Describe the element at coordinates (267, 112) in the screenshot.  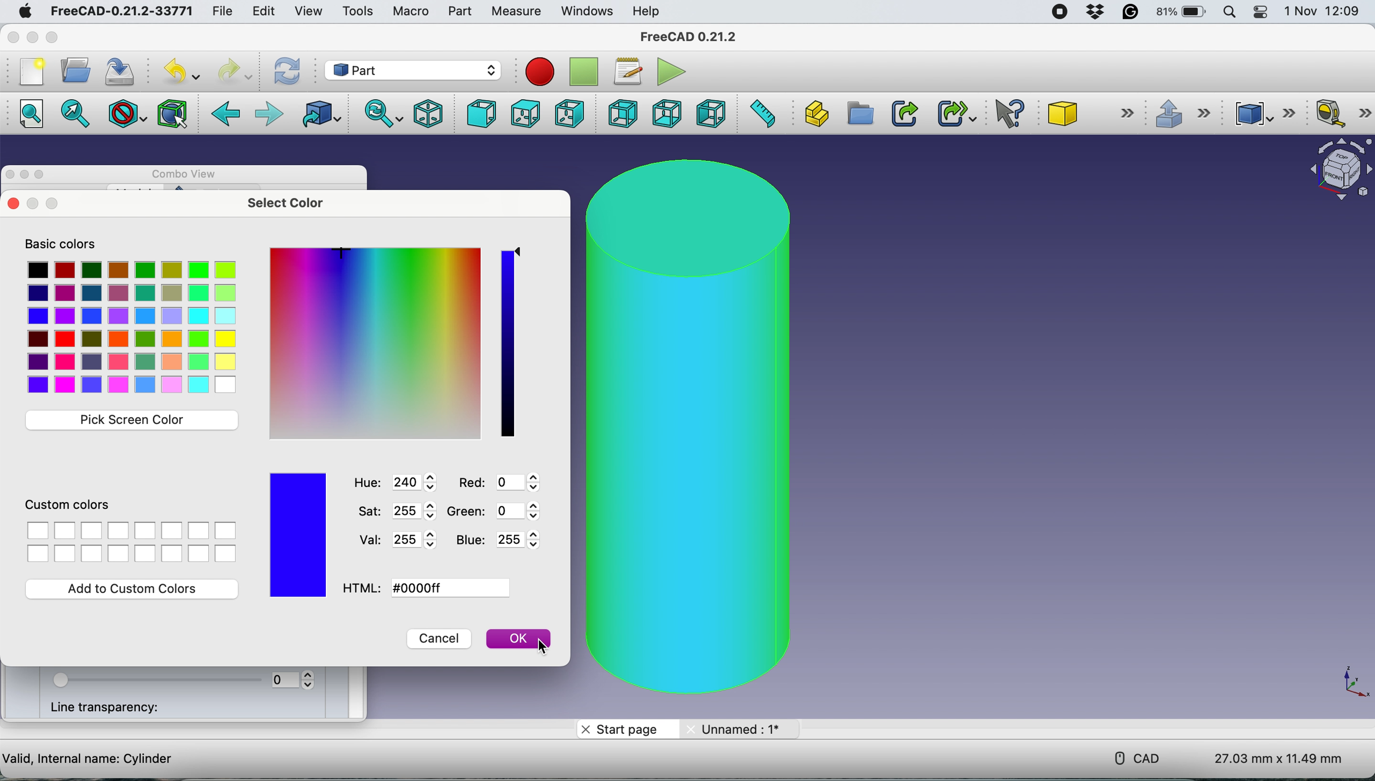
I see `forward` at that location.